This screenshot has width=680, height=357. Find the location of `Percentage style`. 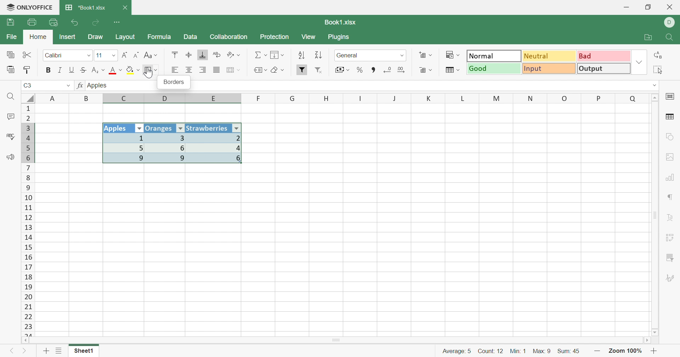

Percentage style is located at coordinates (359, 69).